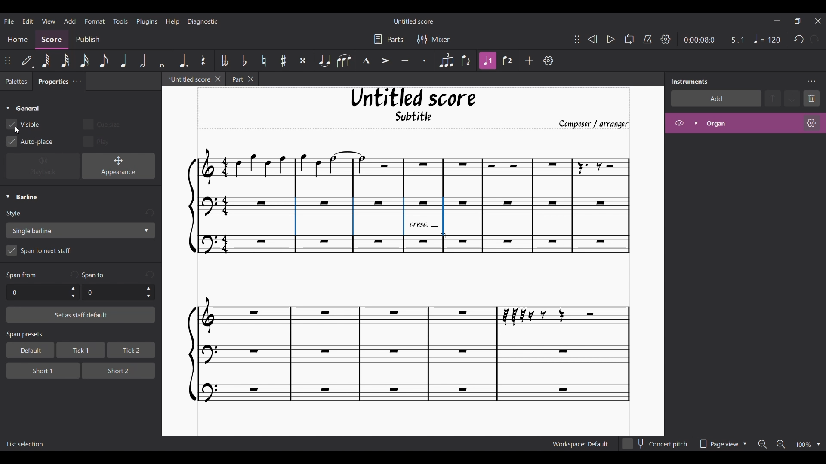  Describe the element at coordinates (22, 275) in the screenshot. I see `Indicates text space for Span from` at that location.